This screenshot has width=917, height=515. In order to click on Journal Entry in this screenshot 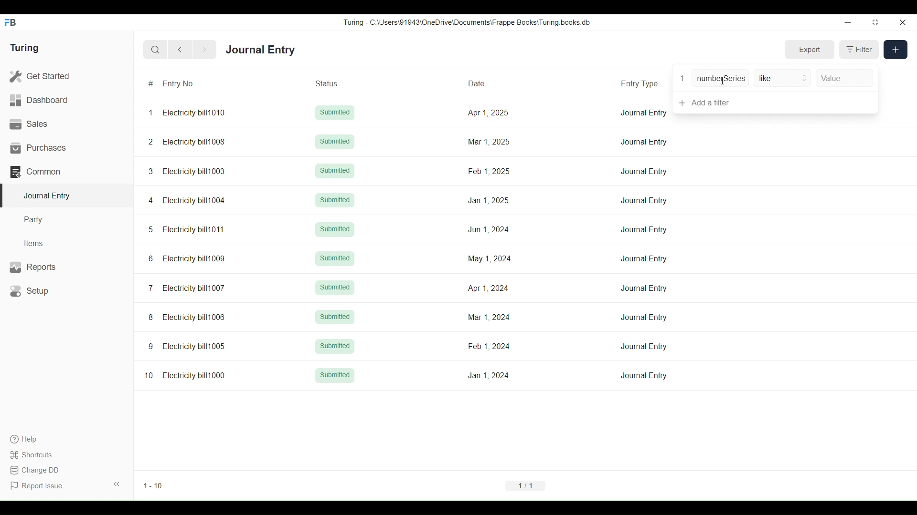, I will do `click(644, 113)`.